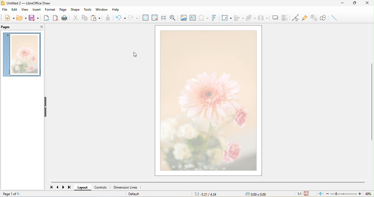 The image size is (374, 197). What do you see at coordinates (250, 18) in the screenshot?
I see `arrange` at bounding box center [250, 18].